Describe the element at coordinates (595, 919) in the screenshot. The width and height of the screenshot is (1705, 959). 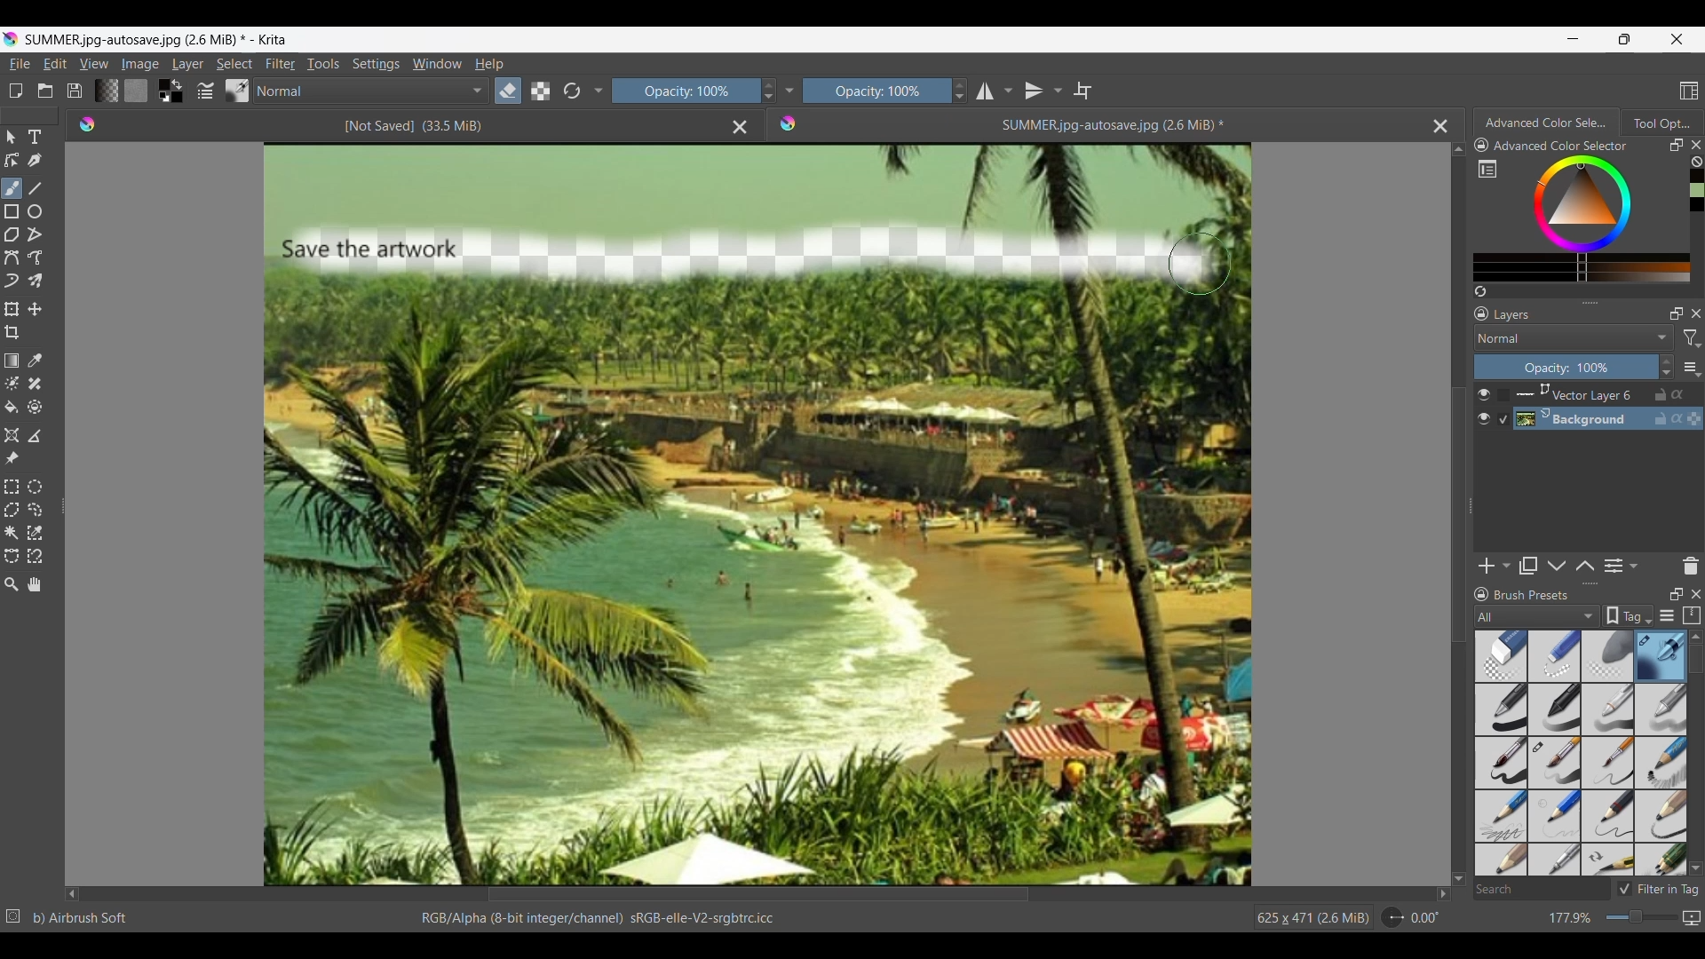
I see `RGB/Alpha (8-bit integer/channel) sRGB-elle-V2-srgbtrc.icc` at that location.